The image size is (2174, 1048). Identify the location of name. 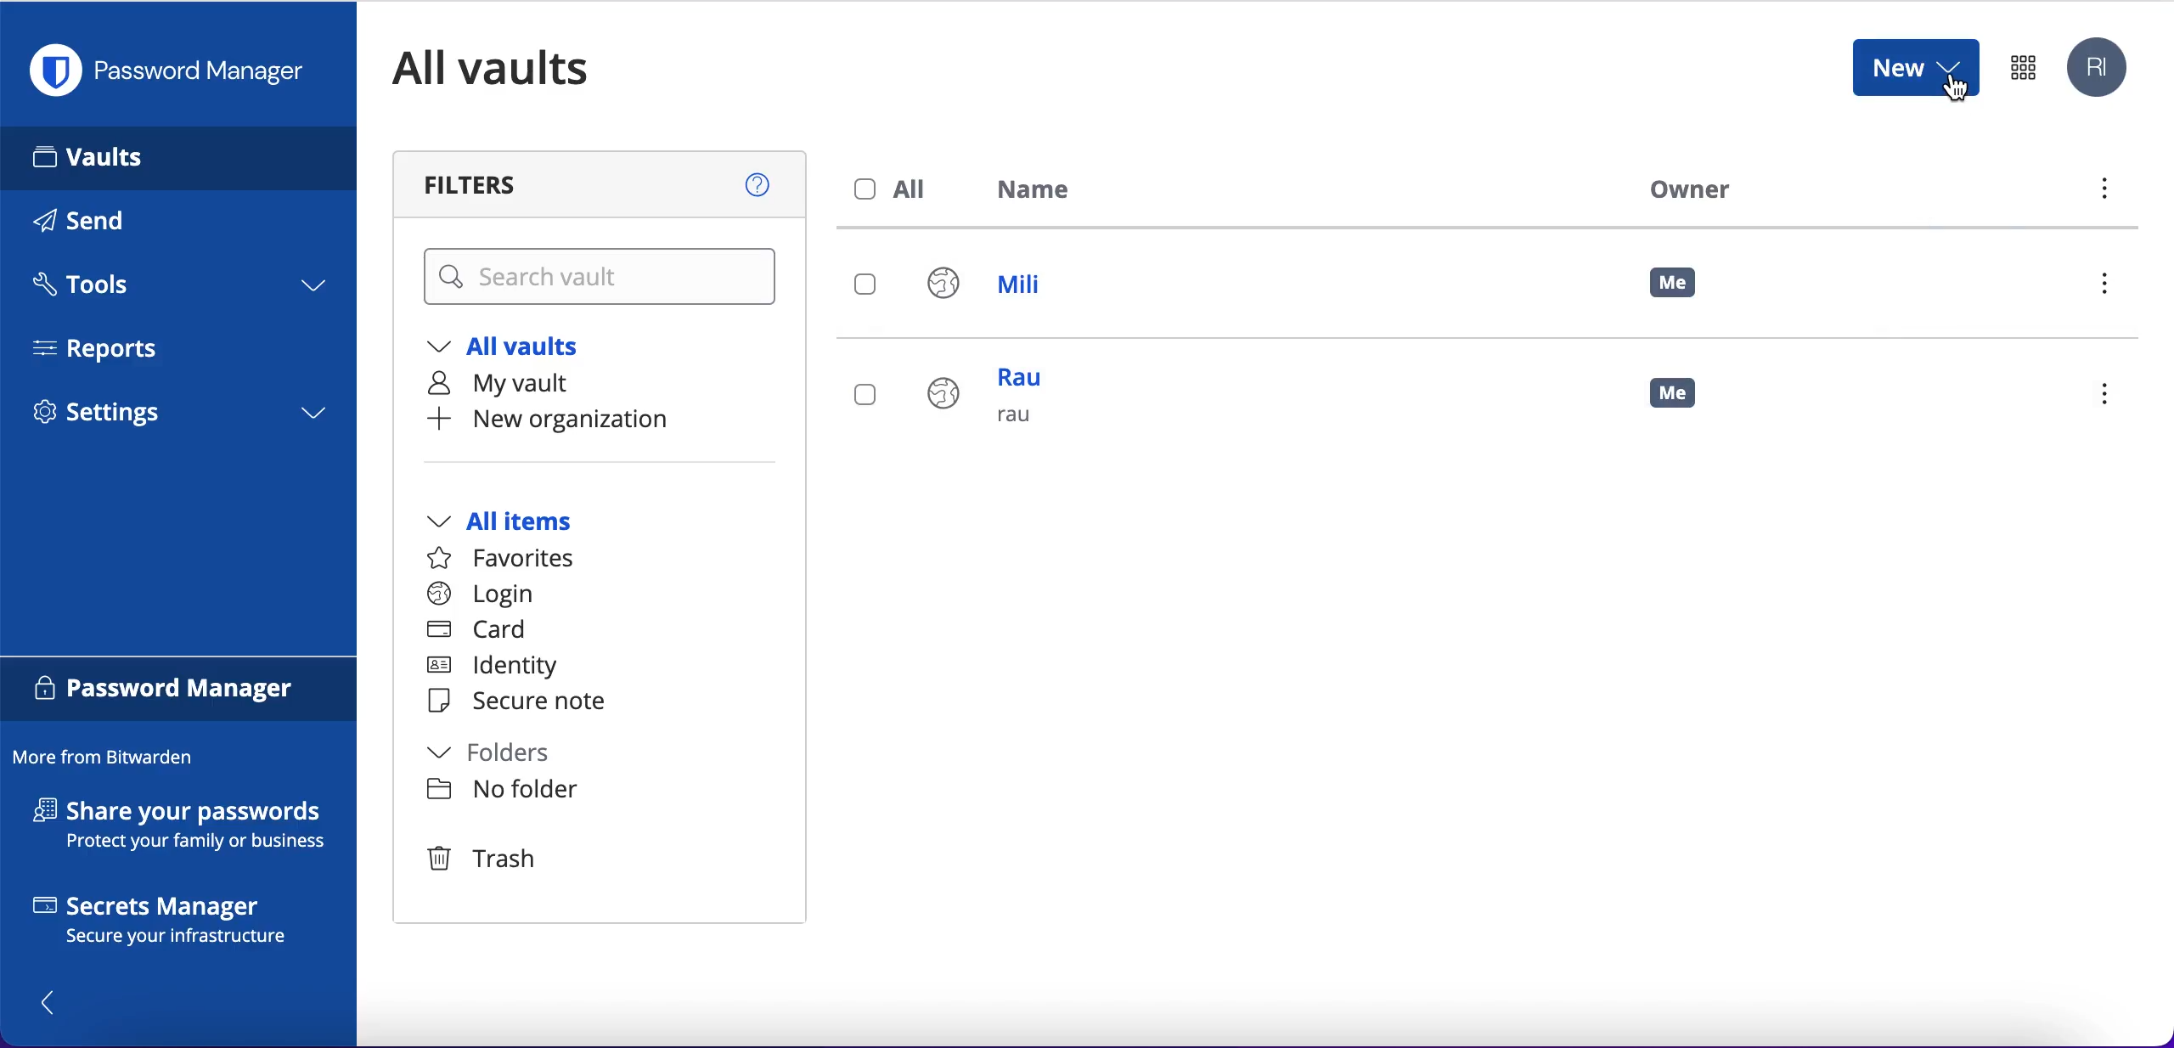
(1044, 193).